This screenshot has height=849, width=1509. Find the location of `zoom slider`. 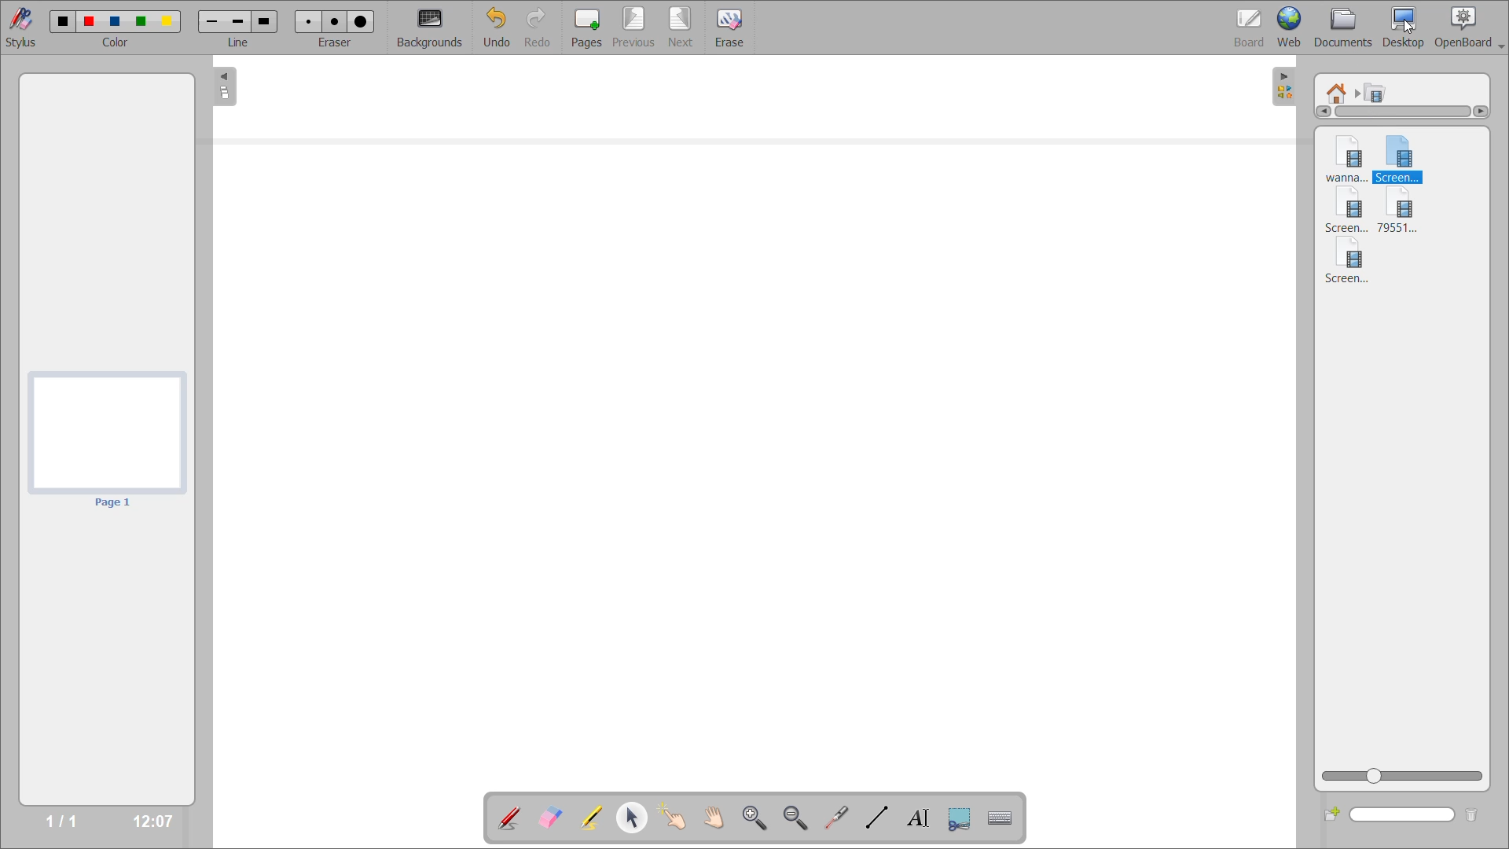

zoom slider is located at coordinates (1405, 776).